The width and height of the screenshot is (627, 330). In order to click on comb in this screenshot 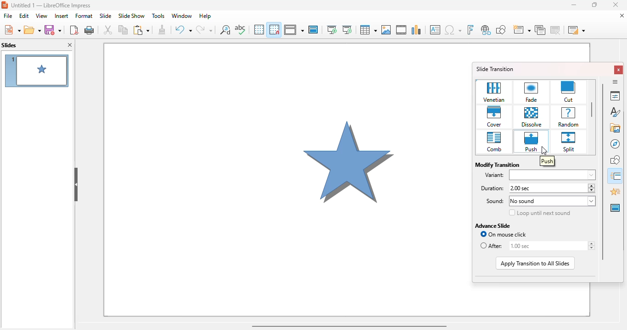, I will do `click(494, 142)`.